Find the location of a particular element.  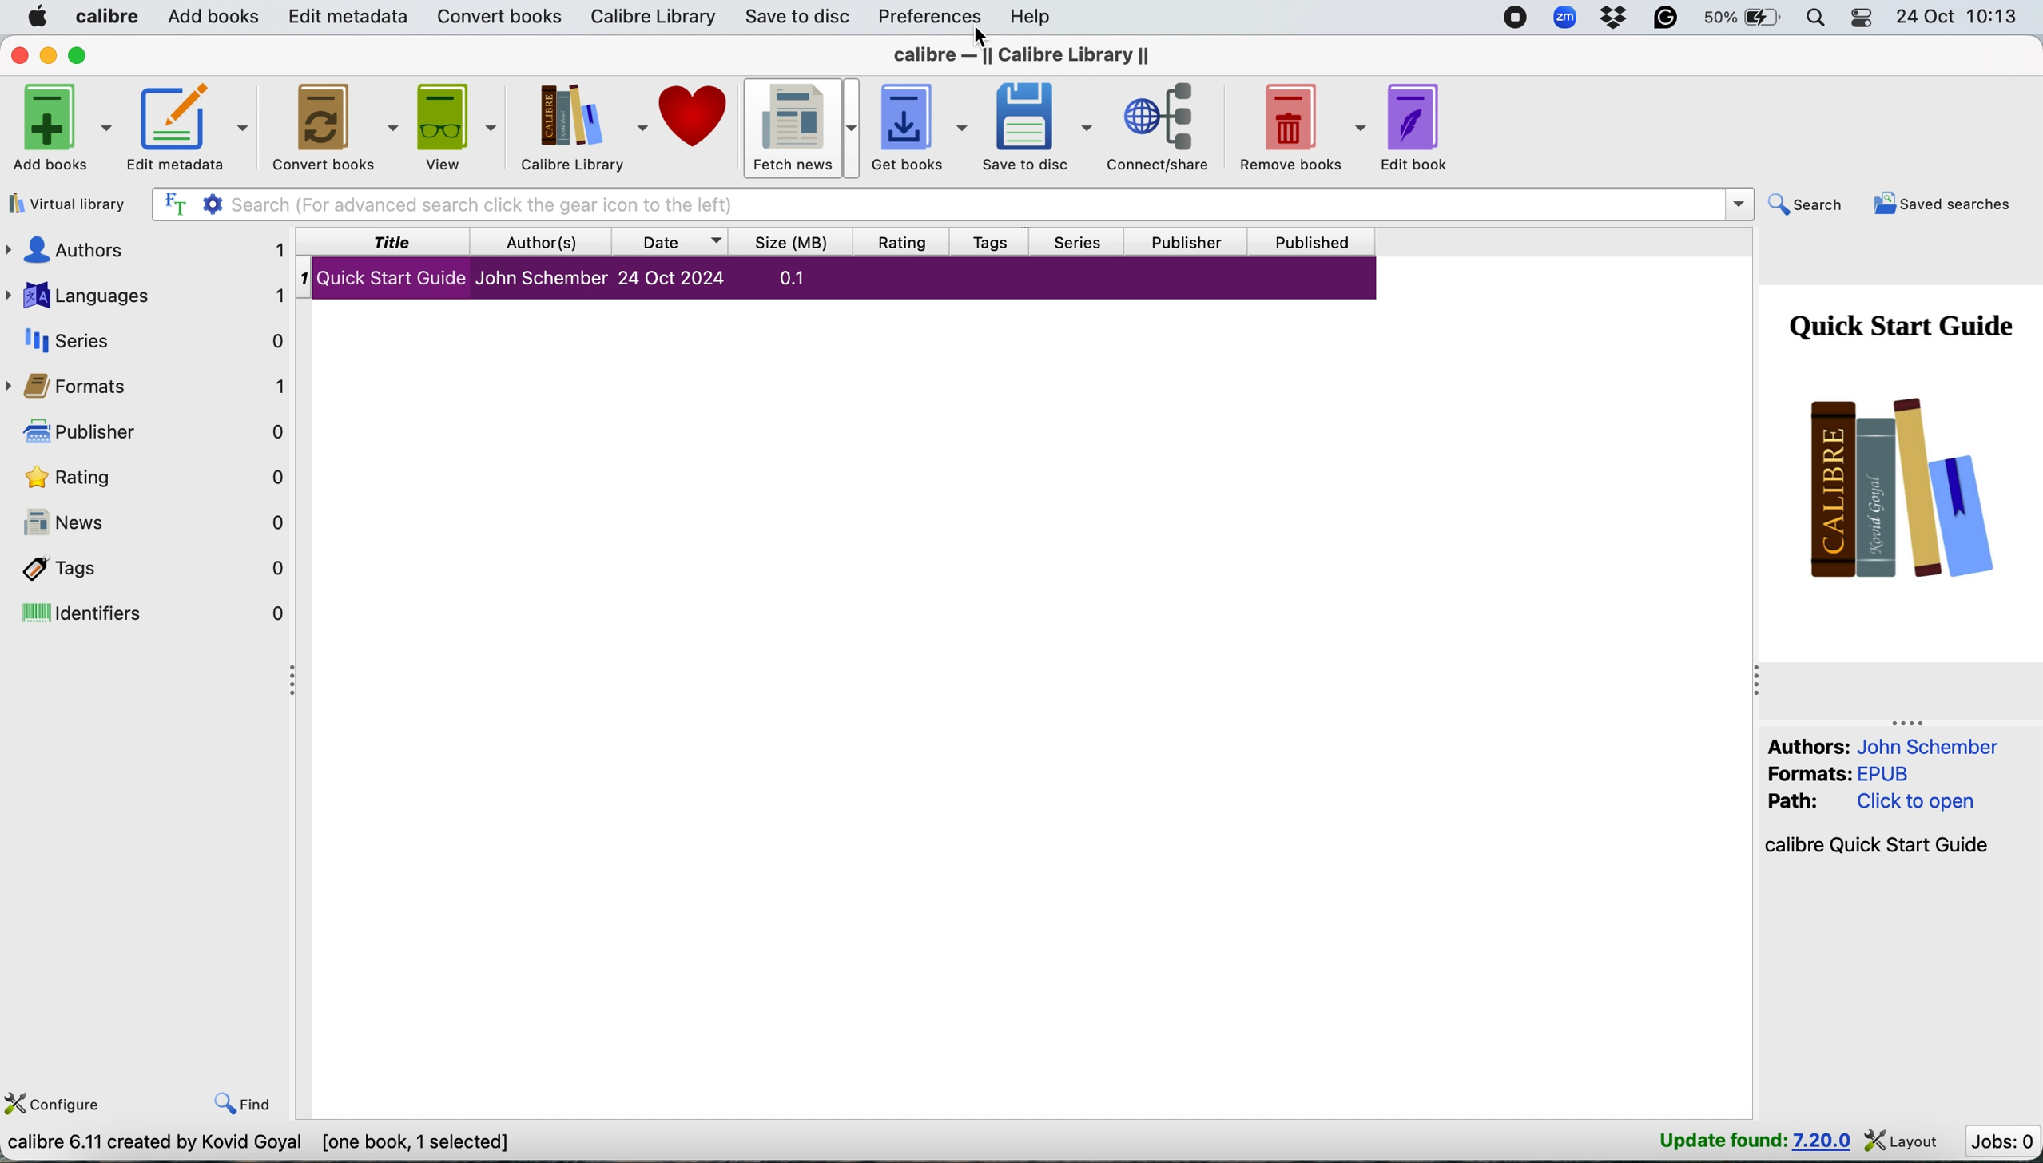

connect/share is located at coordinates (1164, 130).